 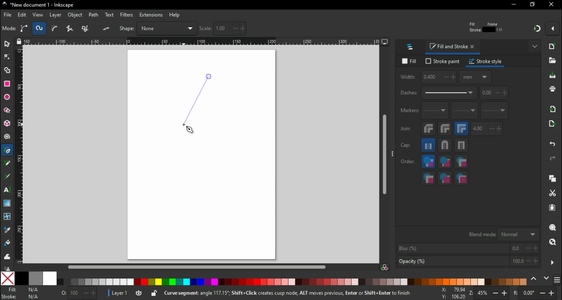 I want to click on fill, markers, stroke, so click(x=461, y=163).